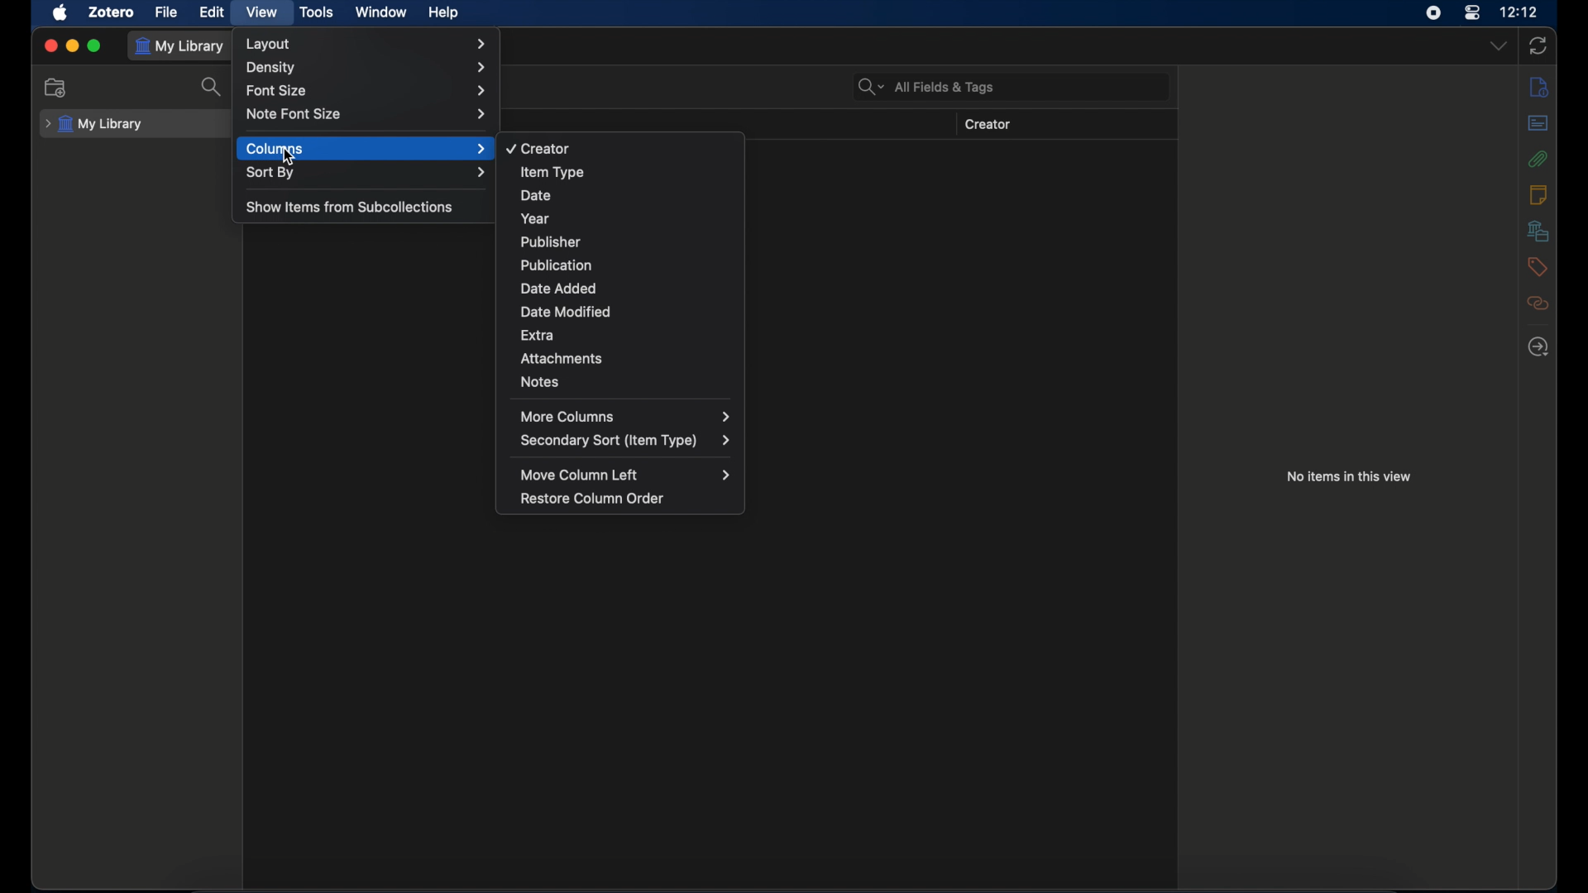 This screenshot has height=893, width=1588. I want to click on date, so click(535, 196).